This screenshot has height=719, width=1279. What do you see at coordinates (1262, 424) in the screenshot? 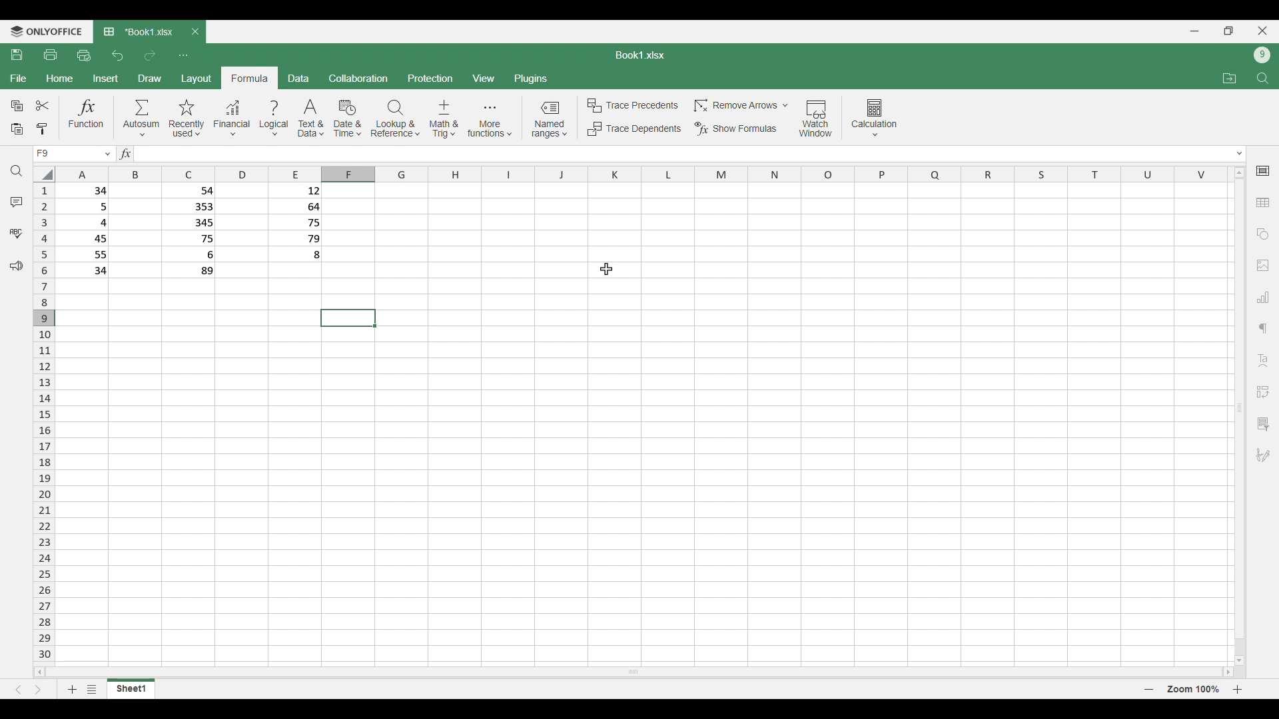
I see `Slicer` at bounding box center [1262, 424].